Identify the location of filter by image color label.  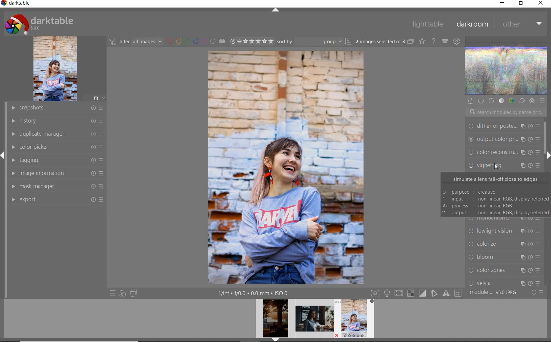
(195, 41).